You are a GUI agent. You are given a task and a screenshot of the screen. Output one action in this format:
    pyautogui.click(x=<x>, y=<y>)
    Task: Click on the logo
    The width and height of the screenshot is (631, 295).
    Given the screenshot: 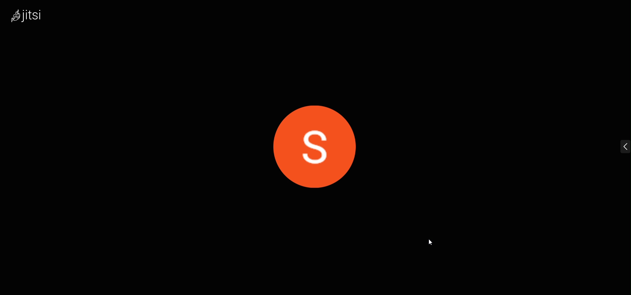 What is the action you would take?
    pyautogui.click(x=33, y=17)
    